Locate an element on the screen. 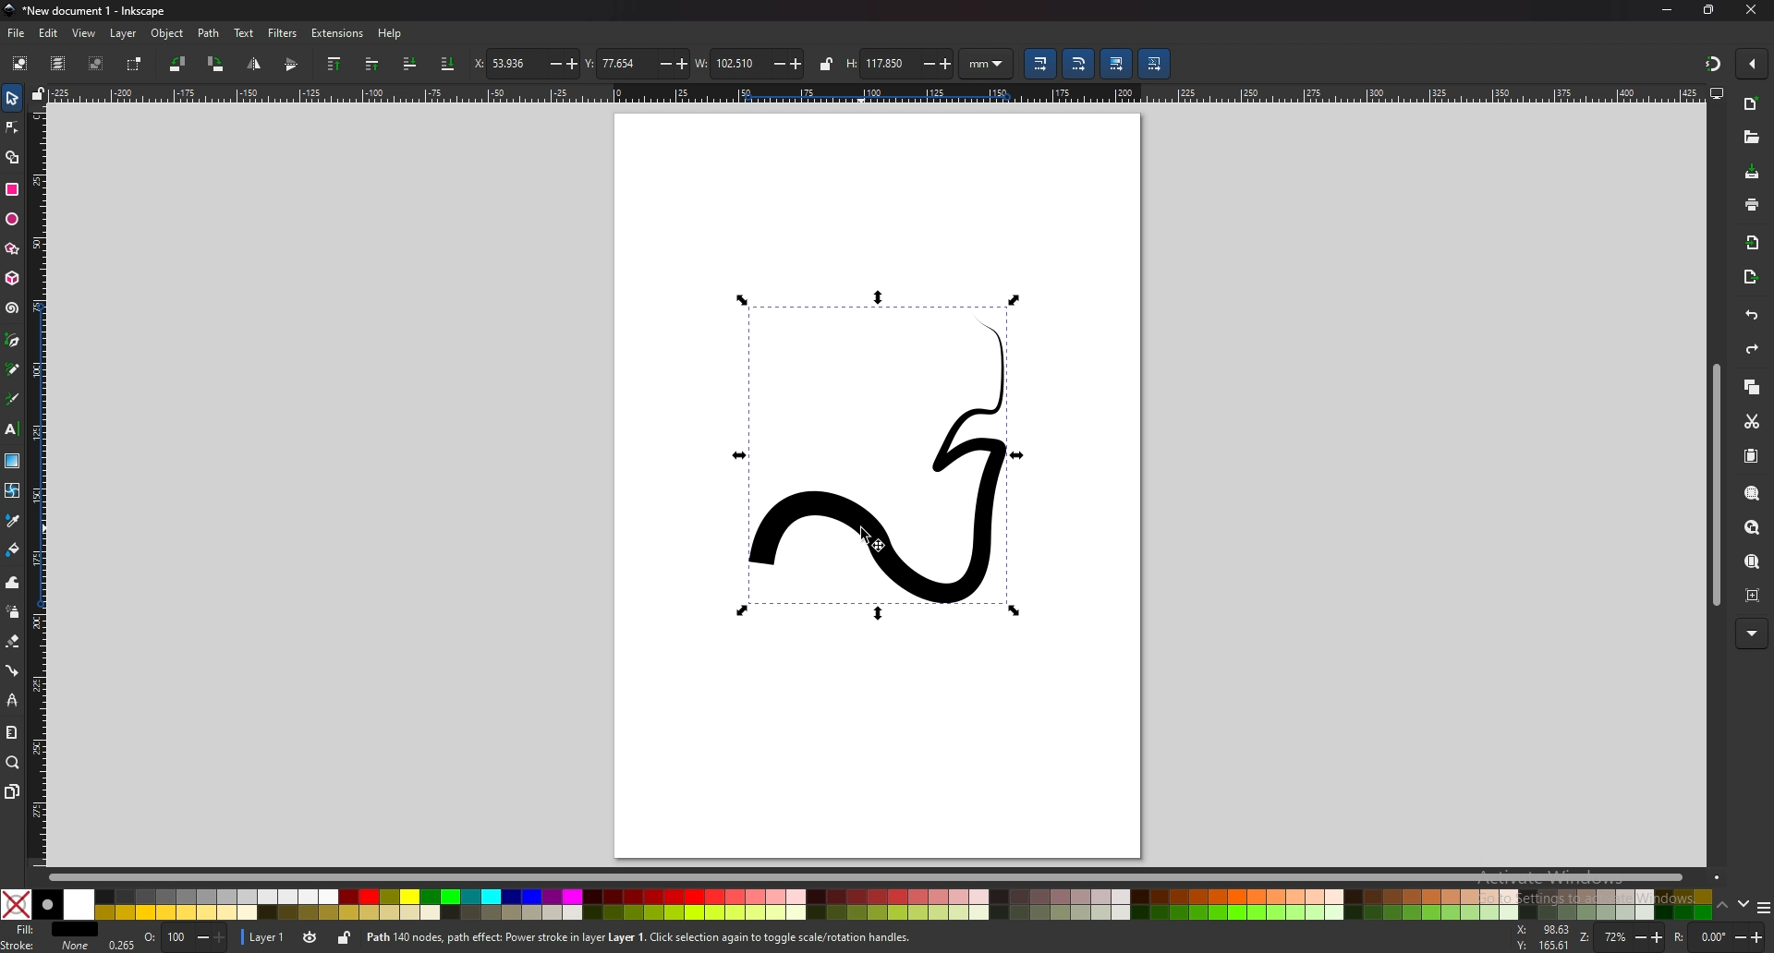 This screenshot has height=953, width=1774. flip vertically is located at coordinates (253, 65).